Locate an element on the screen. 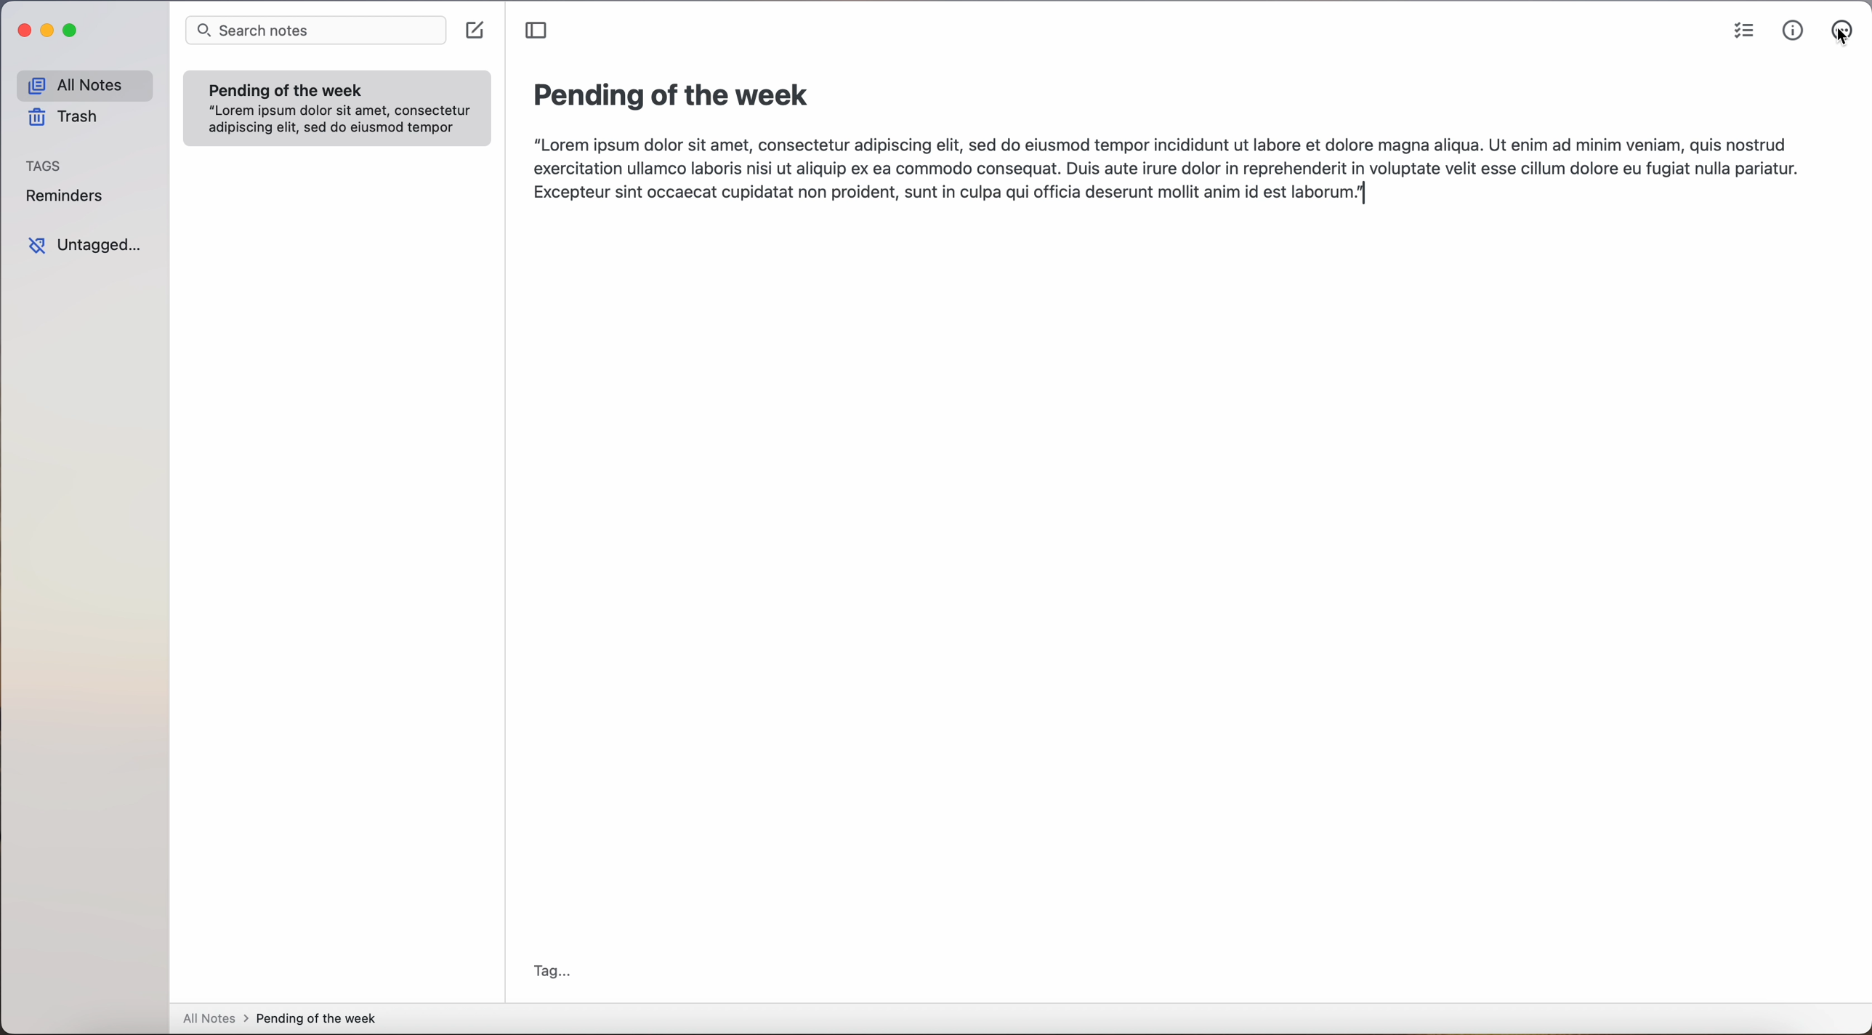  all notes is located at coordinates (84, 84).